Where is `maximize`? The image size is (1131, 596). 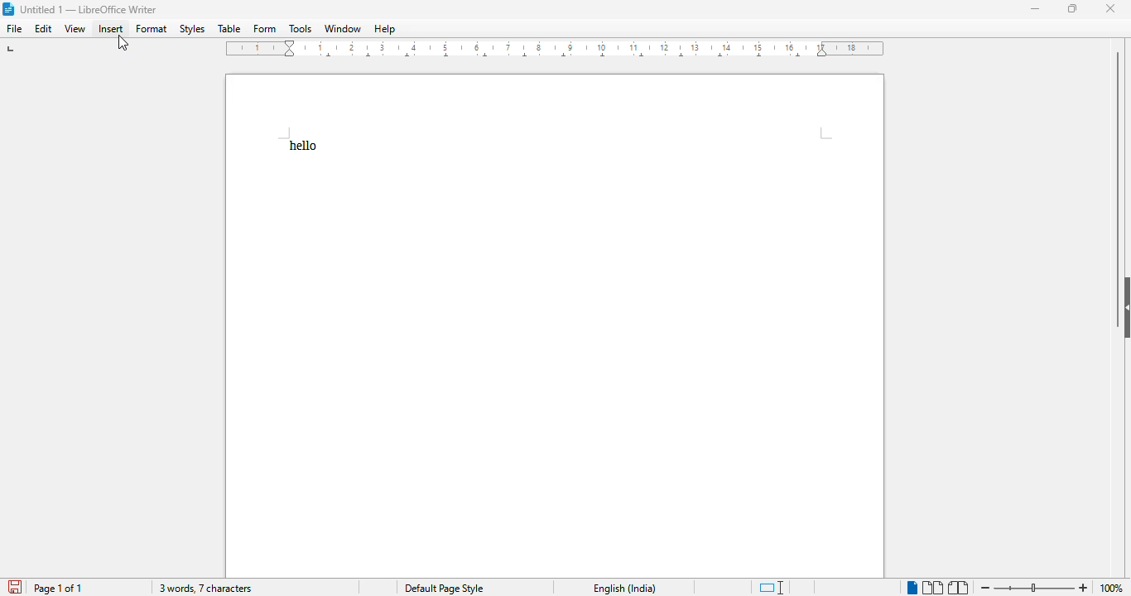
maximize is located at coordinates (1074, 9).